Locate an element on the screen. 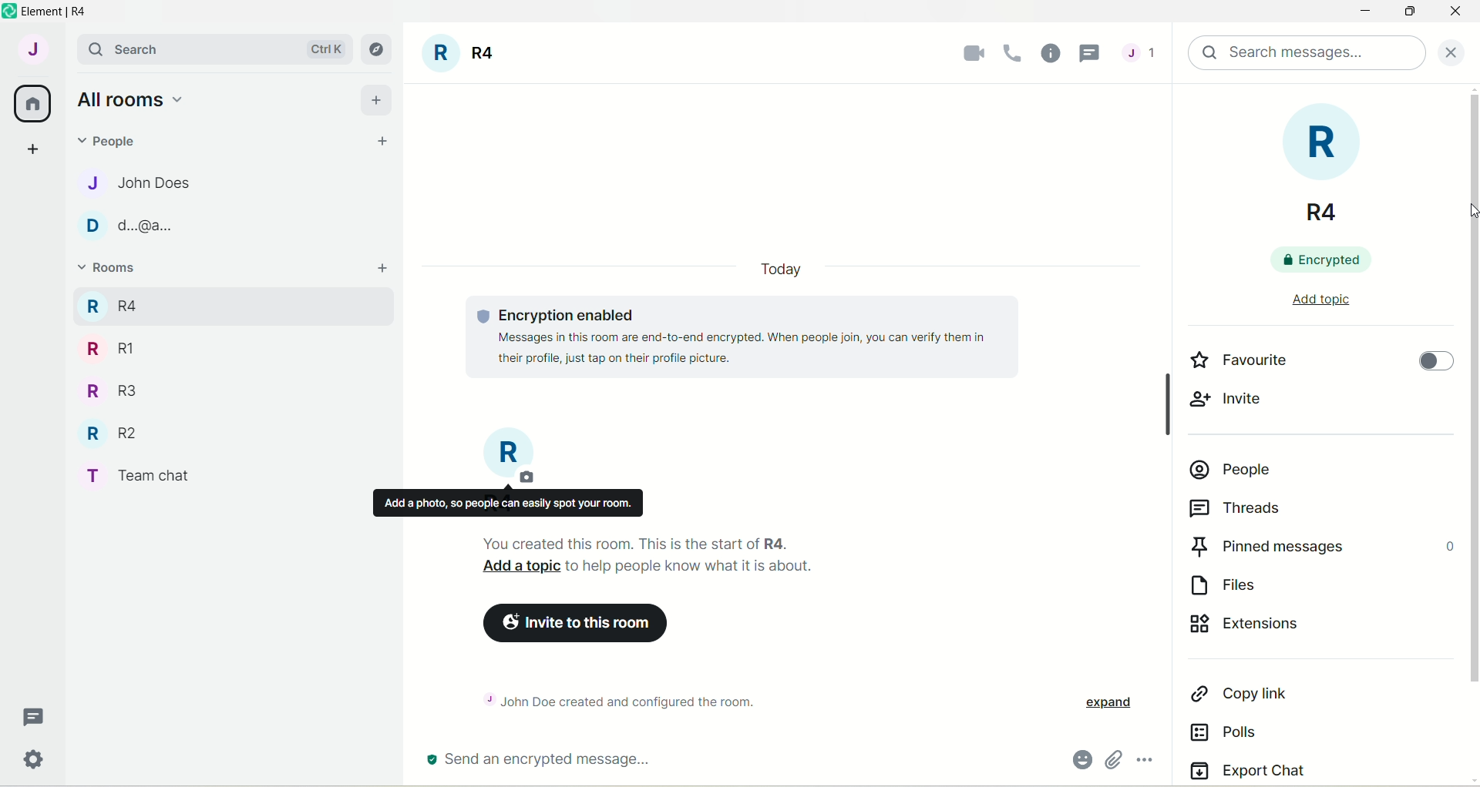 The width and height of the screenshot is (1480, 787). create a space is located at coordinates (32, 148).